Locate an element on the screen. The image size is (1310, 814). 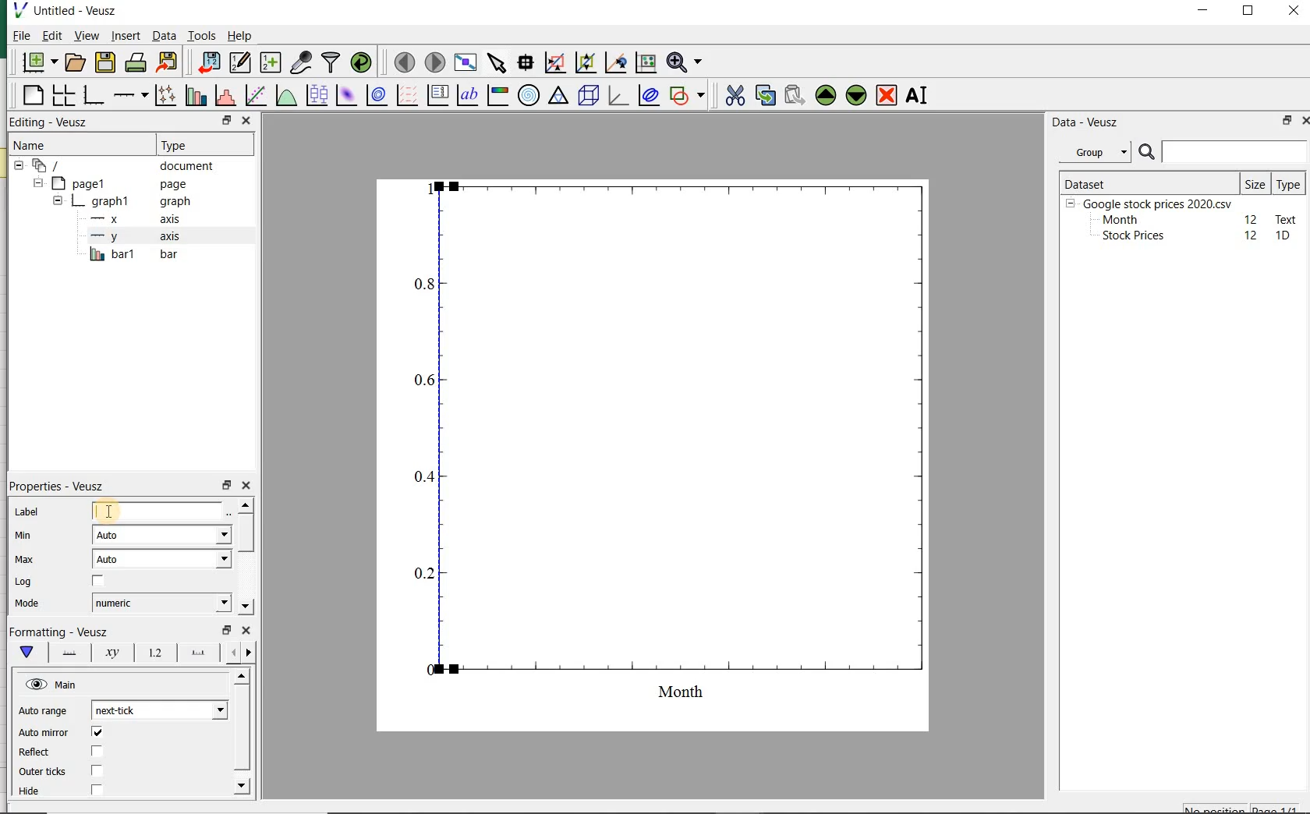
plot bar charts is located at coordinates (193, 97).